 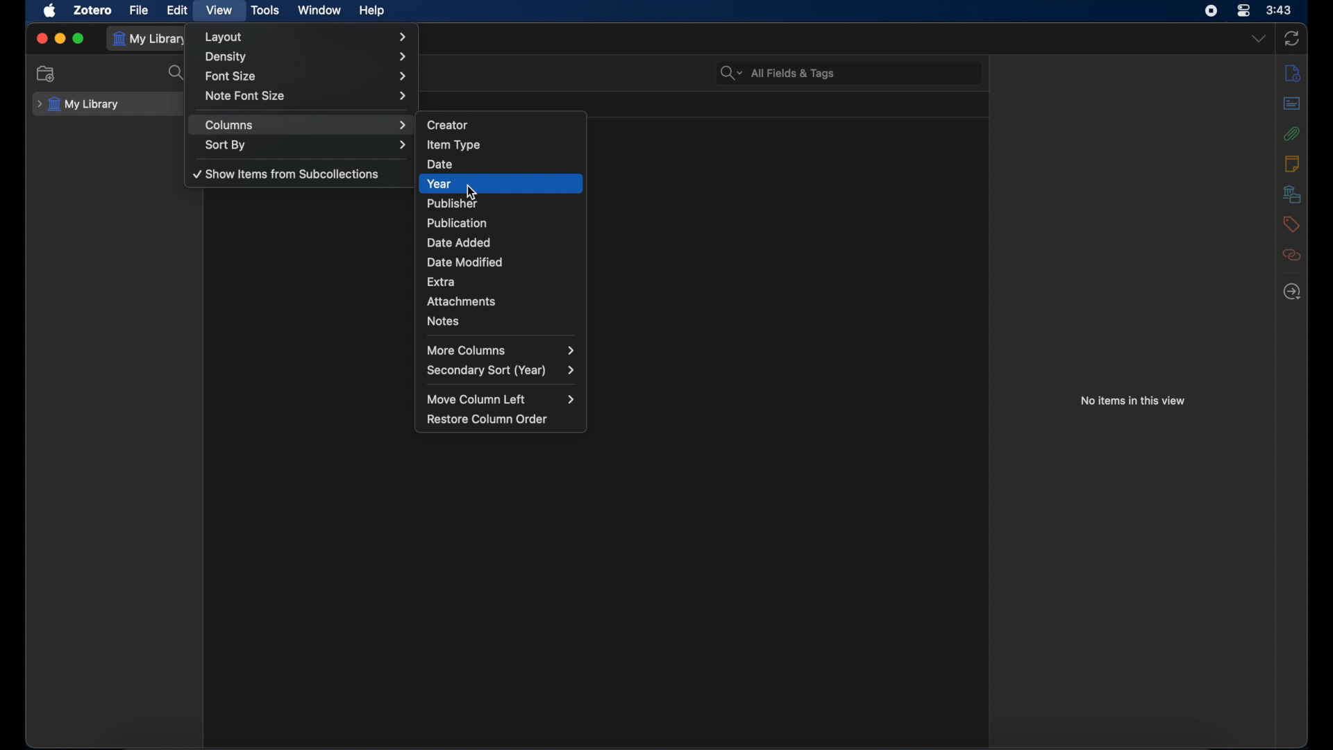 I want to click on notes, so click(x=1291, y=163).